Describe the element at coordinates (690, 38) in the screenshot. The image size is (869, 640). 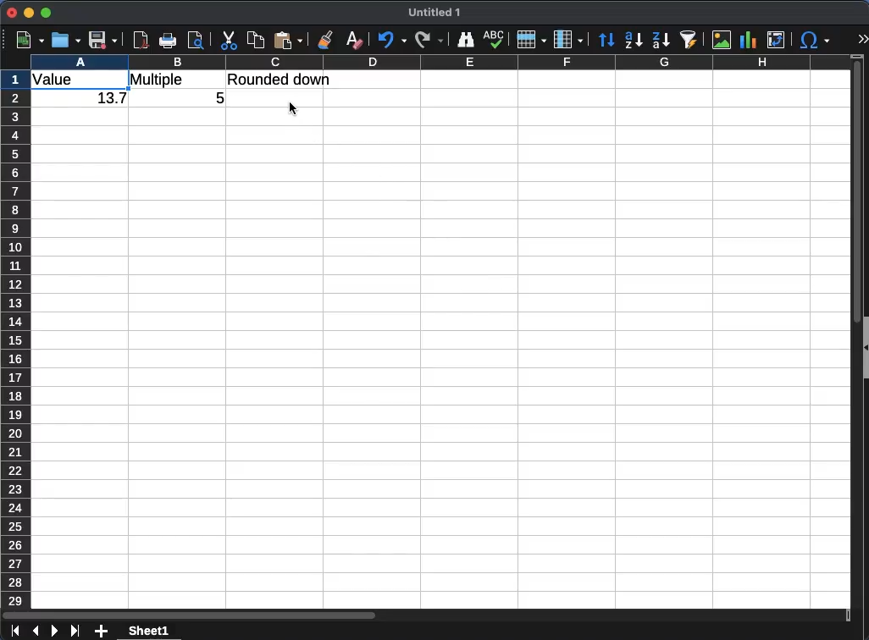
I see `filter` at that location.